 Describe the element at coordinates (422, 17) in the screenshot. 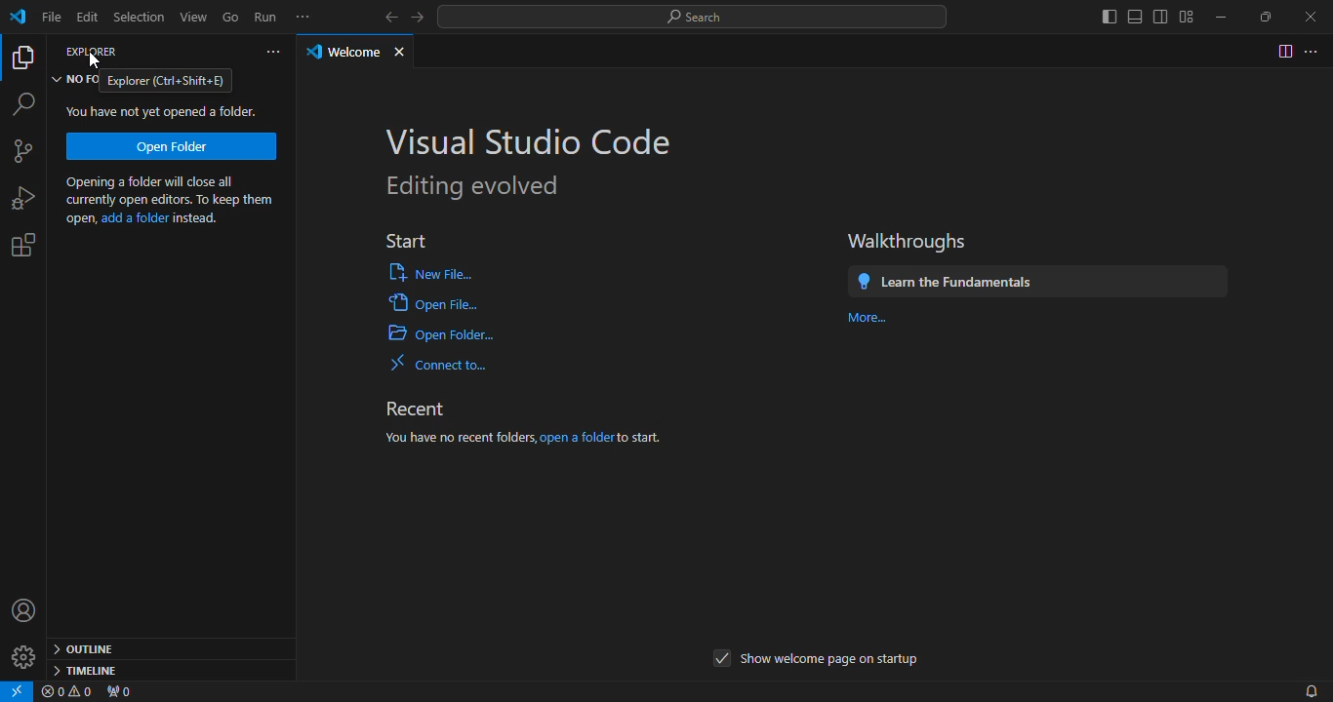

I see `next` at that location.